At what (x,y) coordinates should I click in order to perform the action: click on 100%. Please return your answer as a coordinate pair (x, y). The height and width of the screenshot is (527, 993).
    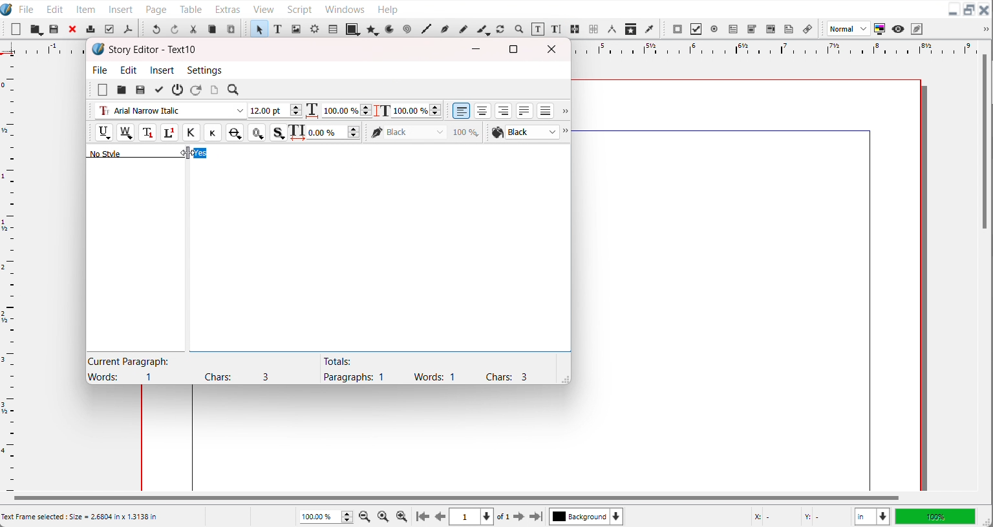
    Looking at the image, I should click on (935, 516).